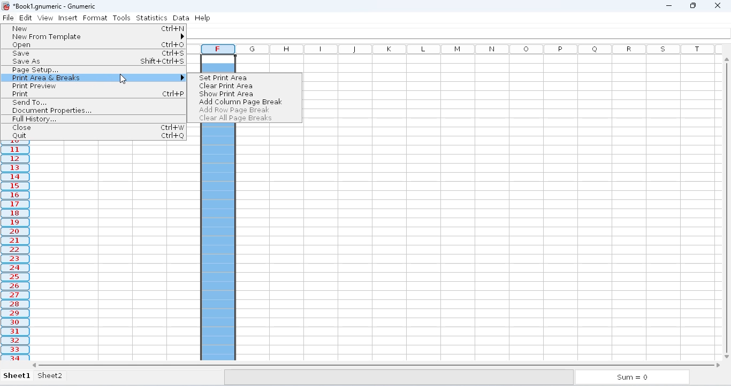  Describe the element at coordinates (20, 45) in the screenshot. I see `open` at that location.